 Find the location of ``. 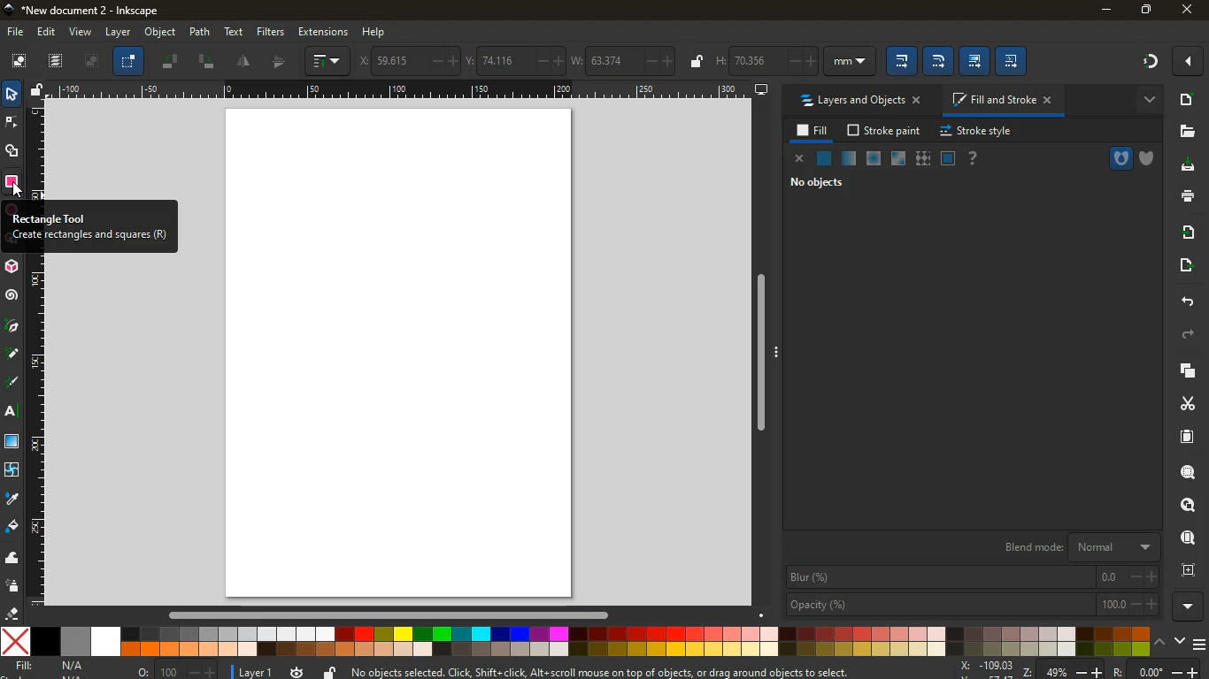

 is located at coordinates (389, 614).